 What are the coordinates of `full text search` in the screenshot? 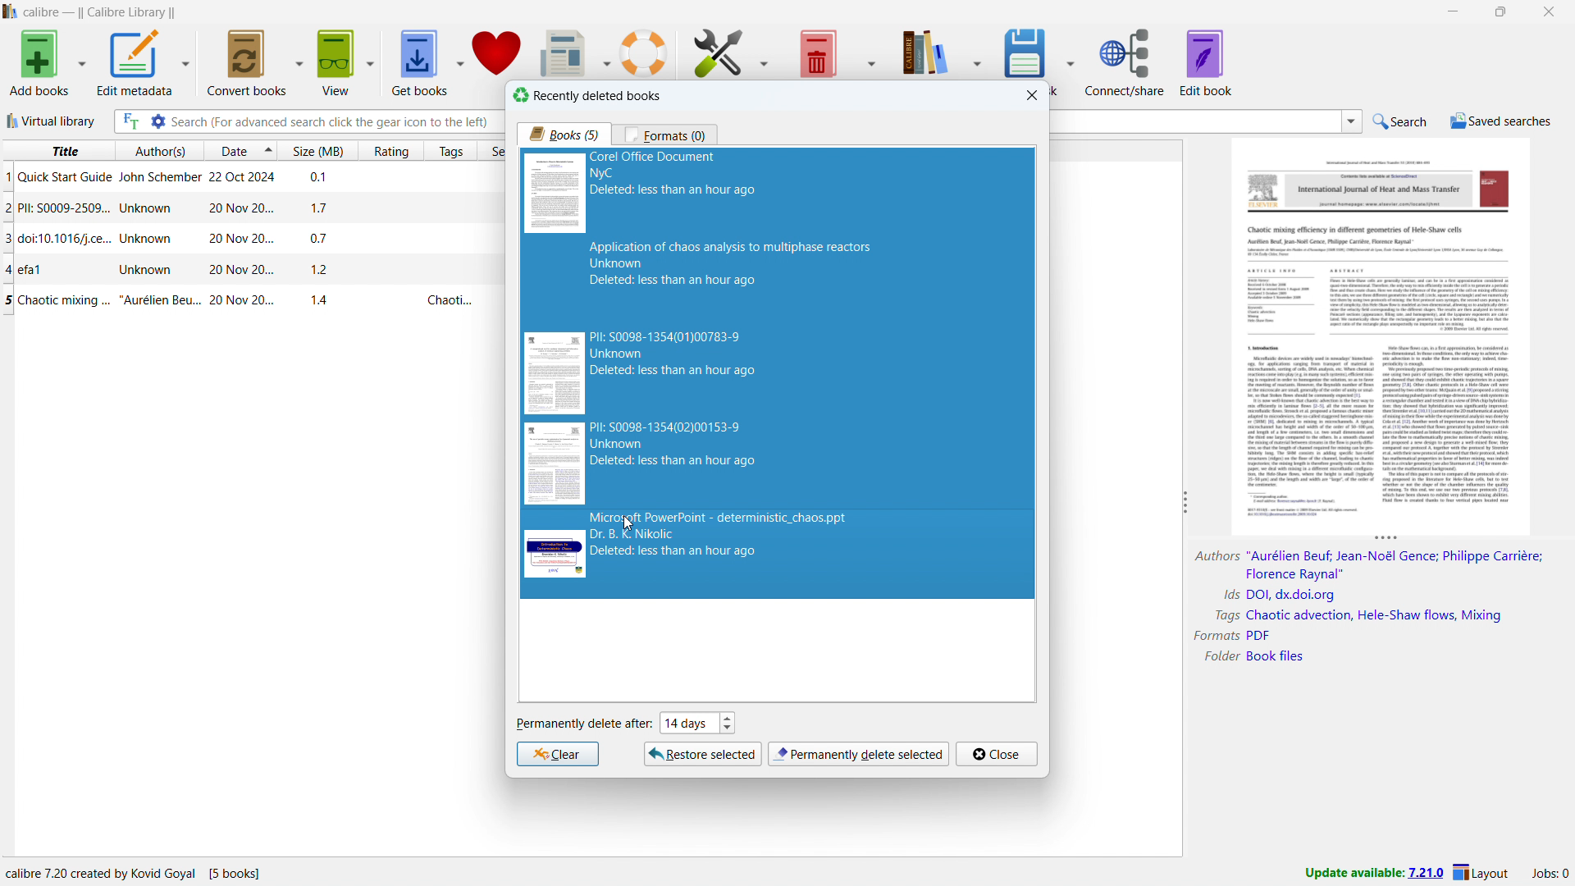 It's located at (130, 121).